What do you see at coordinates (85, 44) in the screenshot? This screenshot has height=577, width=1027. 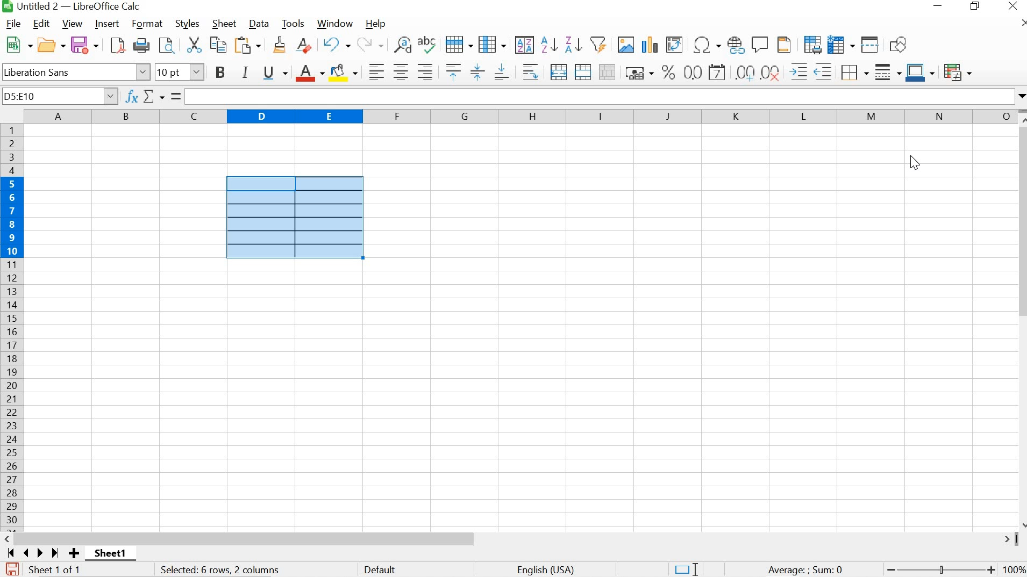 I see `SAVE` at bounding box center [85, 44].